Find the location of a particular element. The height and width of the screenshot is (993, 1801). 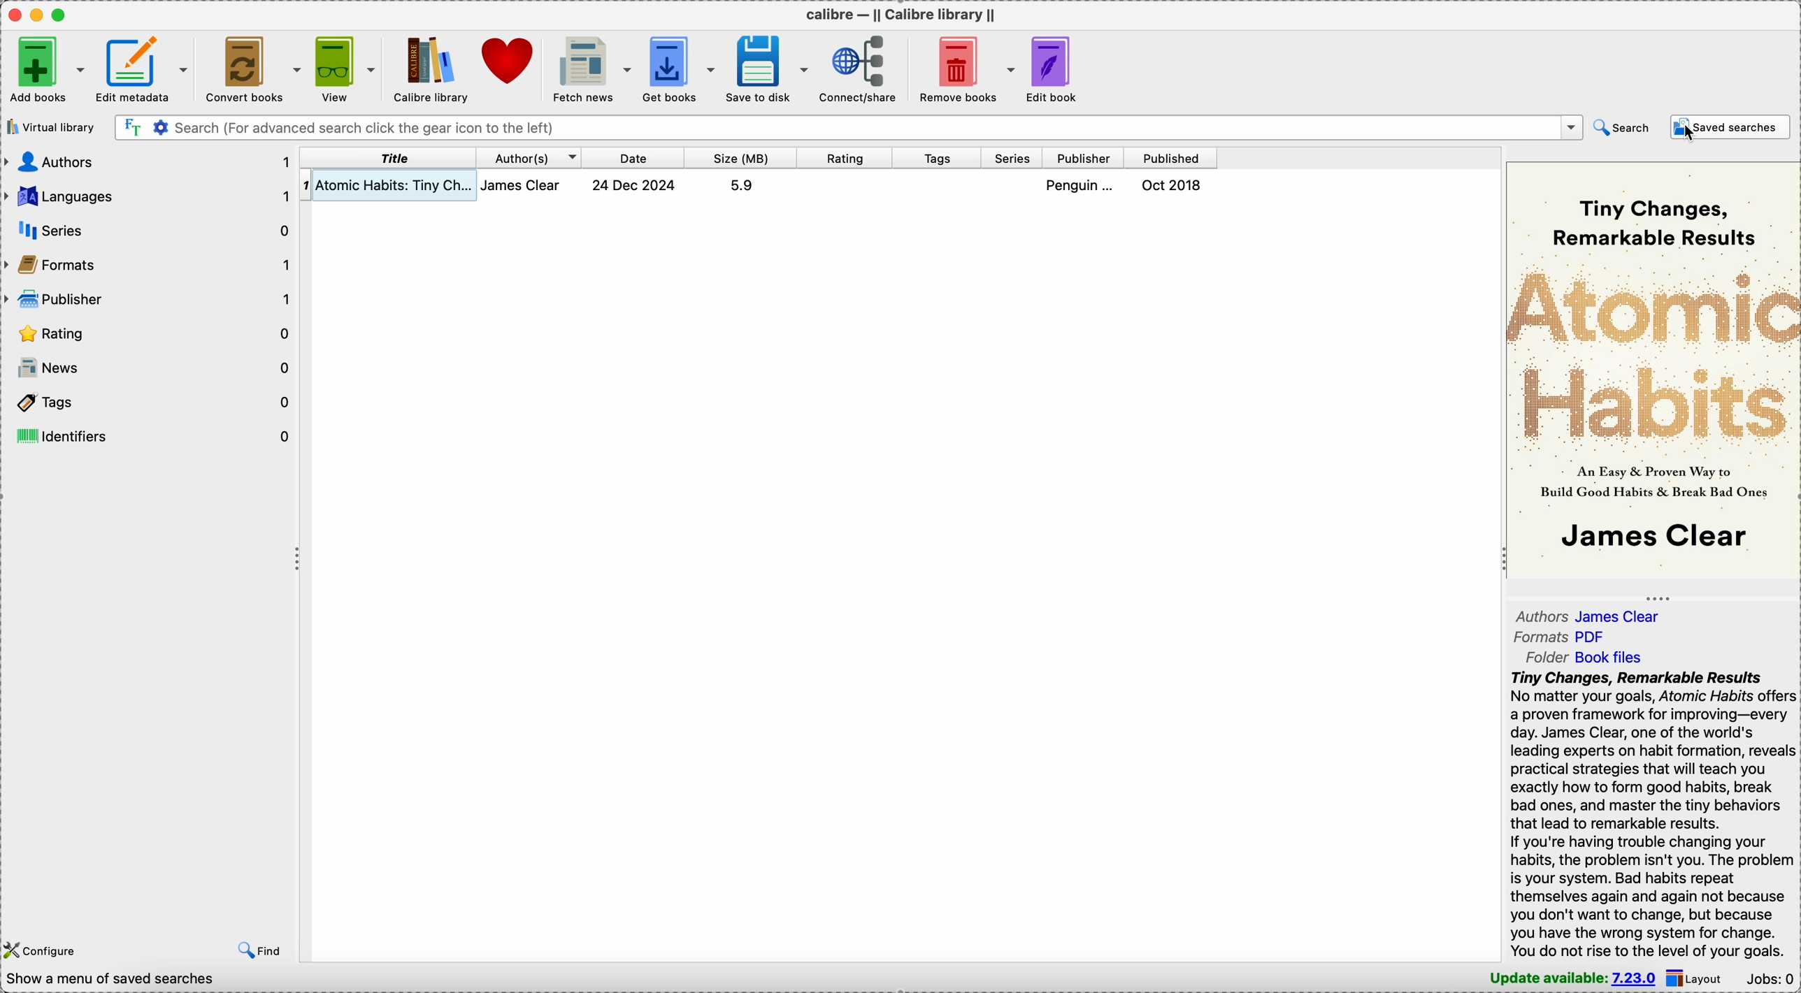

convert books is located at coordinates (251, 67).